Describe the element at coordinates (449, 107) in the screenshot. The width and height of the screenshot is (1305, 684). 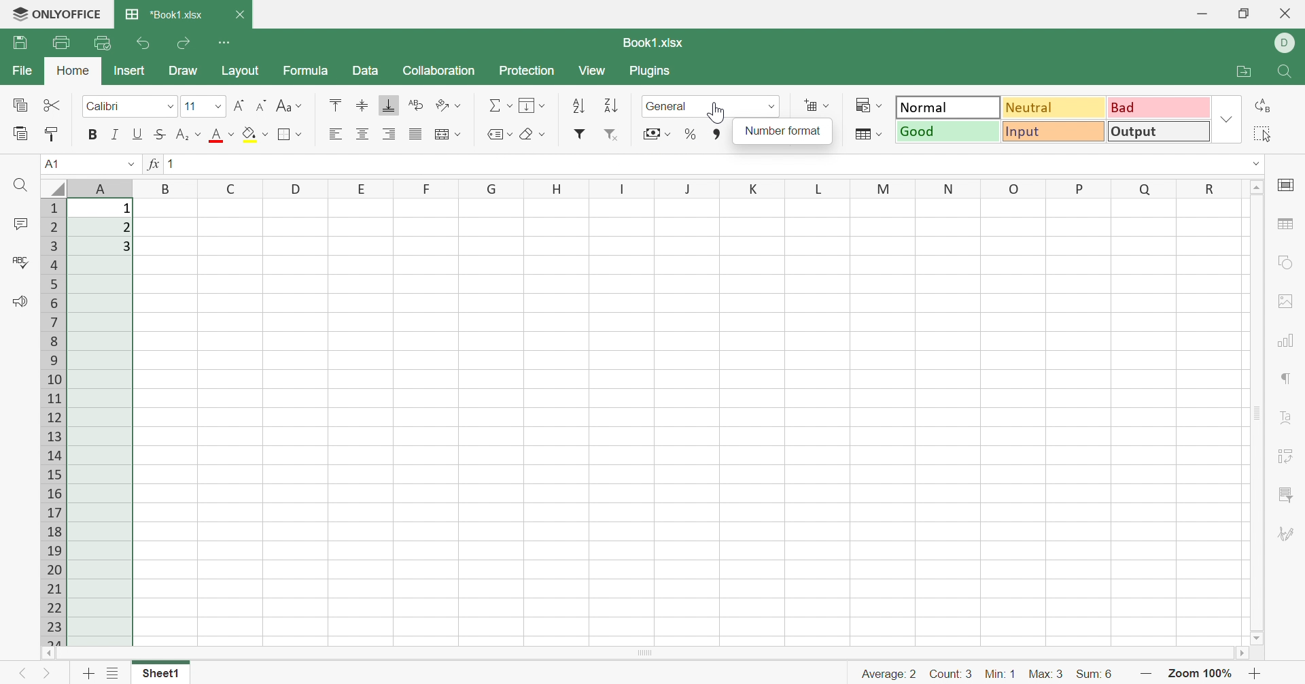
I see `Orientation` at that location.